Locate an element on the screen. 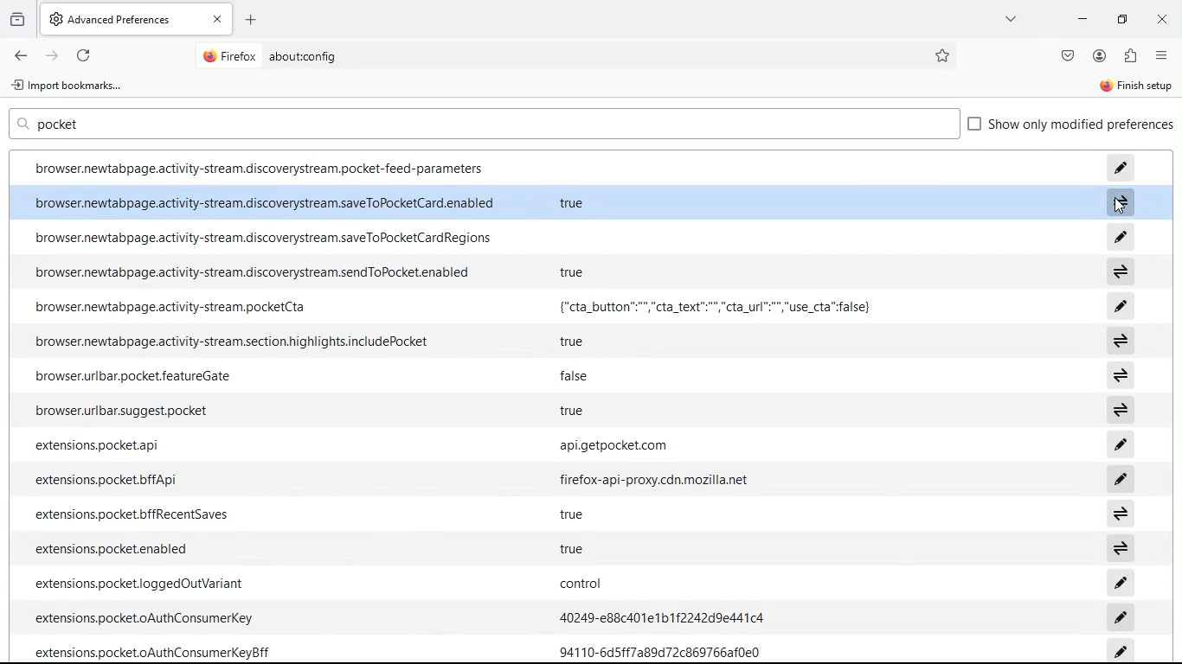 The image size is (1182, 664). show preferences is located at coordinates (1070, 126).